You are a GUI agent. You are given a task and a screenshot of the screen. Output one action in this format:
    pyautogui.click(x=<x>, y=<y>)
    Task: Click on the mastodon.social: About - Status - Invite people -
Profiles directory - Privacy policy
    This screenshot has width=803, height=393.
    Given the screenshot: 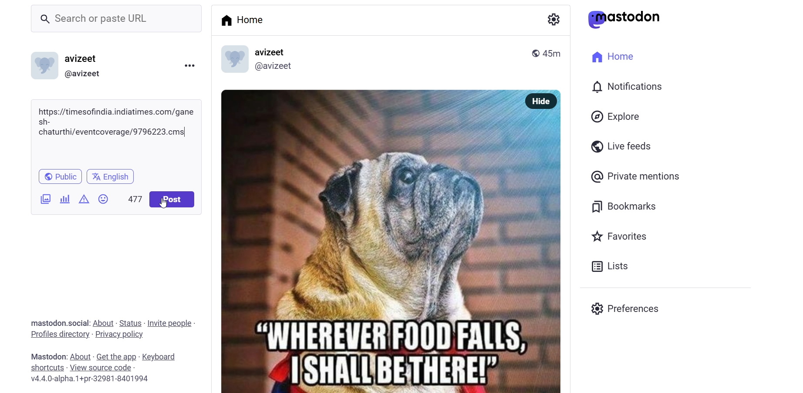 What is the action you would take?
    pyautogui.click(x=112, y=329)
    